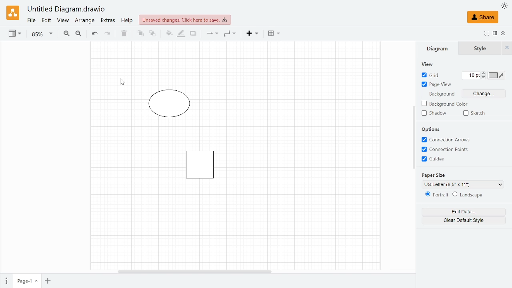  Describe the element at coordinates (477, 113) in the screenshot. I see `Sketch` at that location.